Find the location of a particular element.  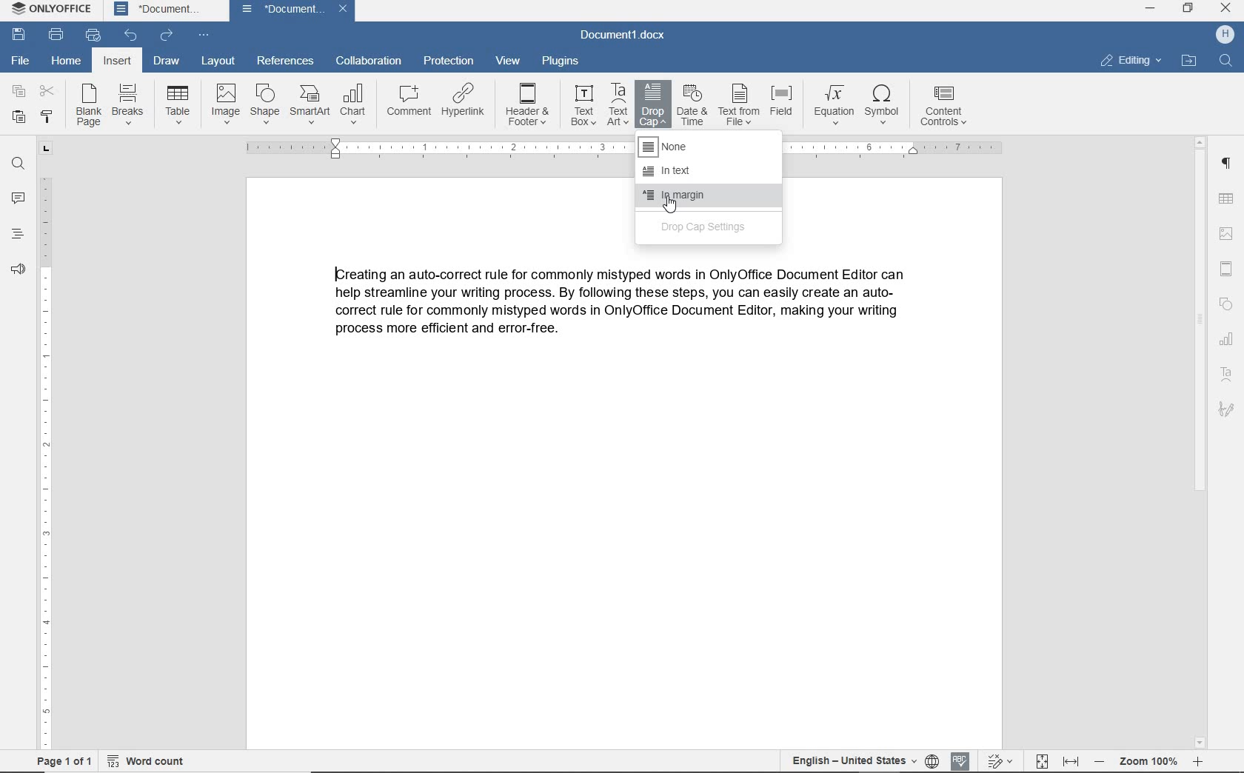

find is located at coordinates (18, 164).